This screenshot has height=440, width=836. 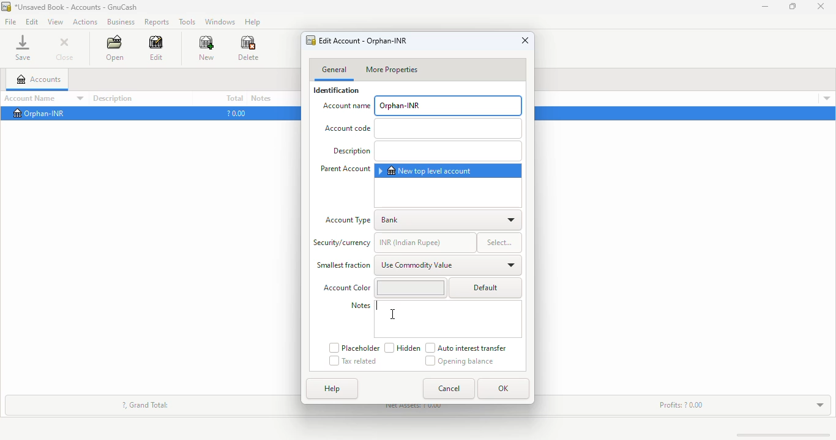 I want to click on cancel, so click(x=448, y=389).